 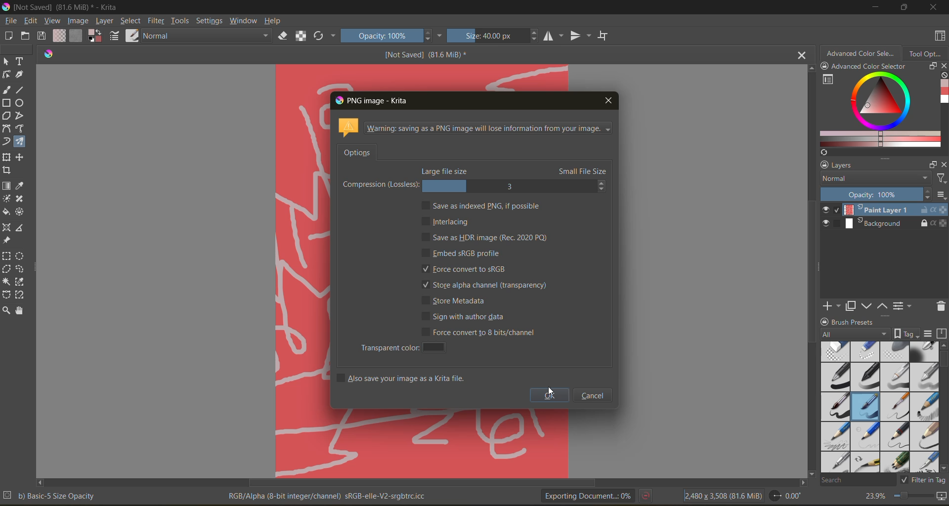 I want to click on tool, so click(x=20, y=256).